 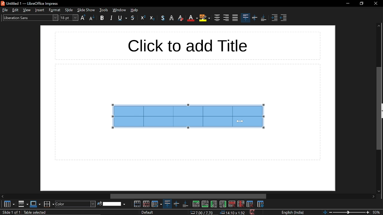 What do you see at coordinates (148, 212) in the screenshot?
I see `slide style` at bounding box center [148, 212].